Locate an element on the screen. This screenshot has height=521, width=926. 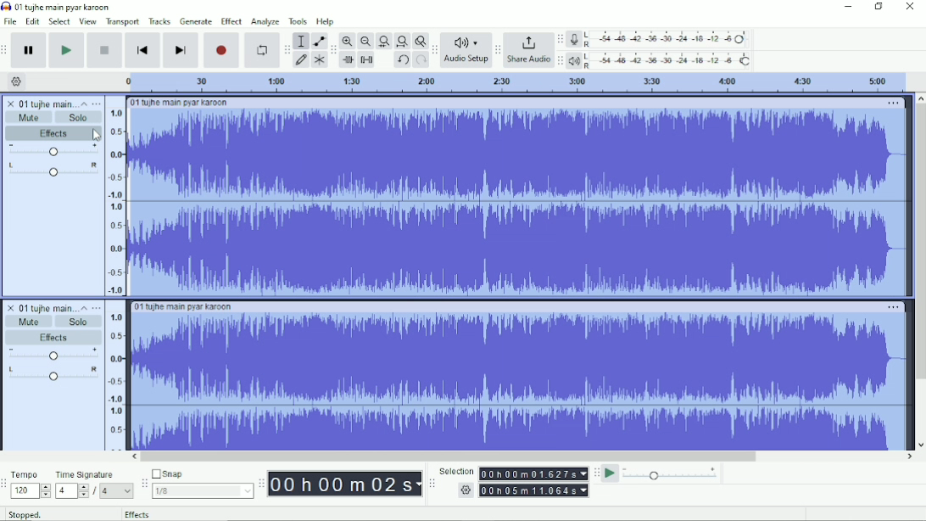
Skip to end is located at coordinates (181, 50).